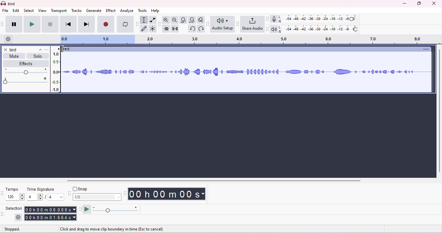 Image resolution: width=442 pixels, height=233 pixels. Describe the element at coordinates (155, 11) in the screenshot. I see `help` at that location.